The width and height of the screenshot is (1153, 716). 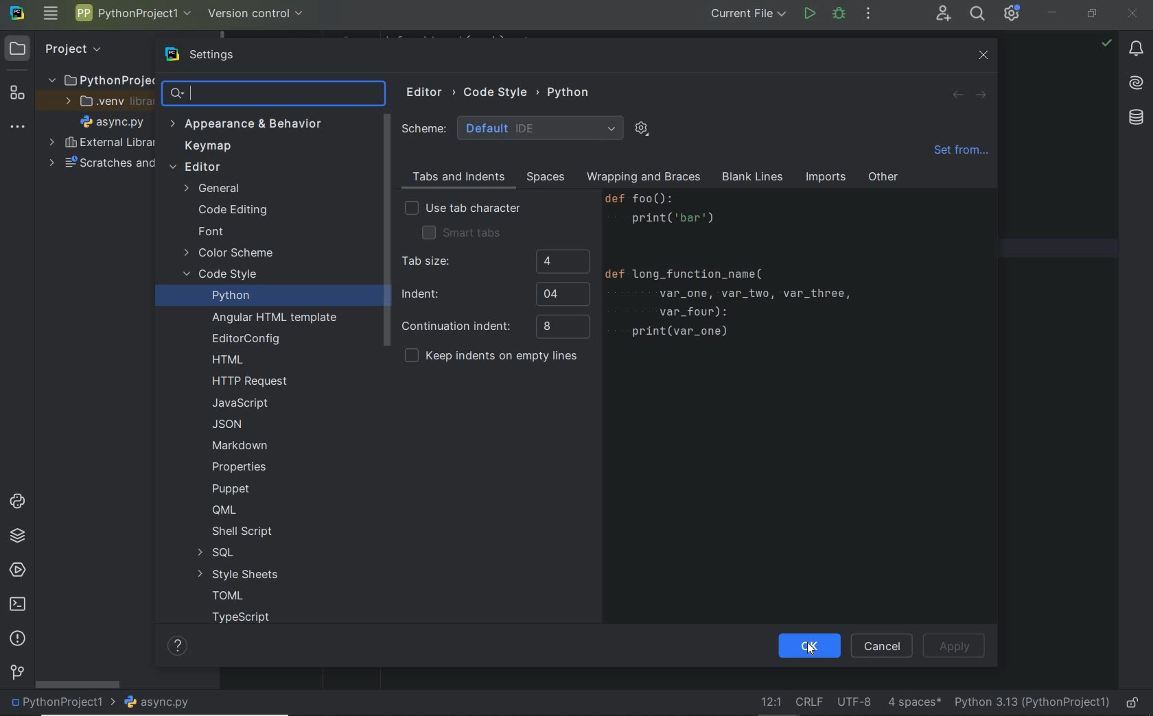 What do you see at coordinates (1105, 44) in the screenshot?
I see `highlight: all problems` at bounding box center [1105, 44].